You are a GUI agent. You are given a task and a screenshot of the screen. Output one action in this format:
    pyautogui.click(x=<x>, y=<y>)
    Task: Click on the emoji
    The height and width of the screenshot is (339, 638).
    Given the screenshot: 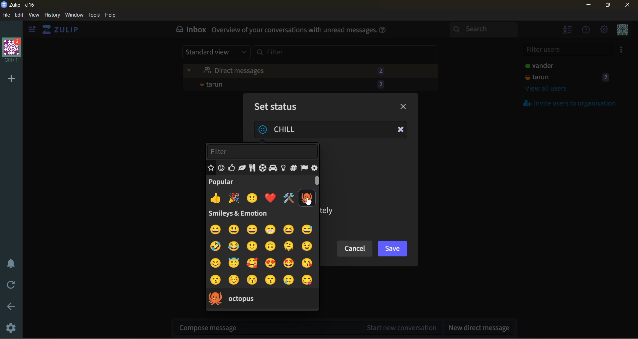 What is the action you would take?
    pyautogui.click(x=308, y=246)
    